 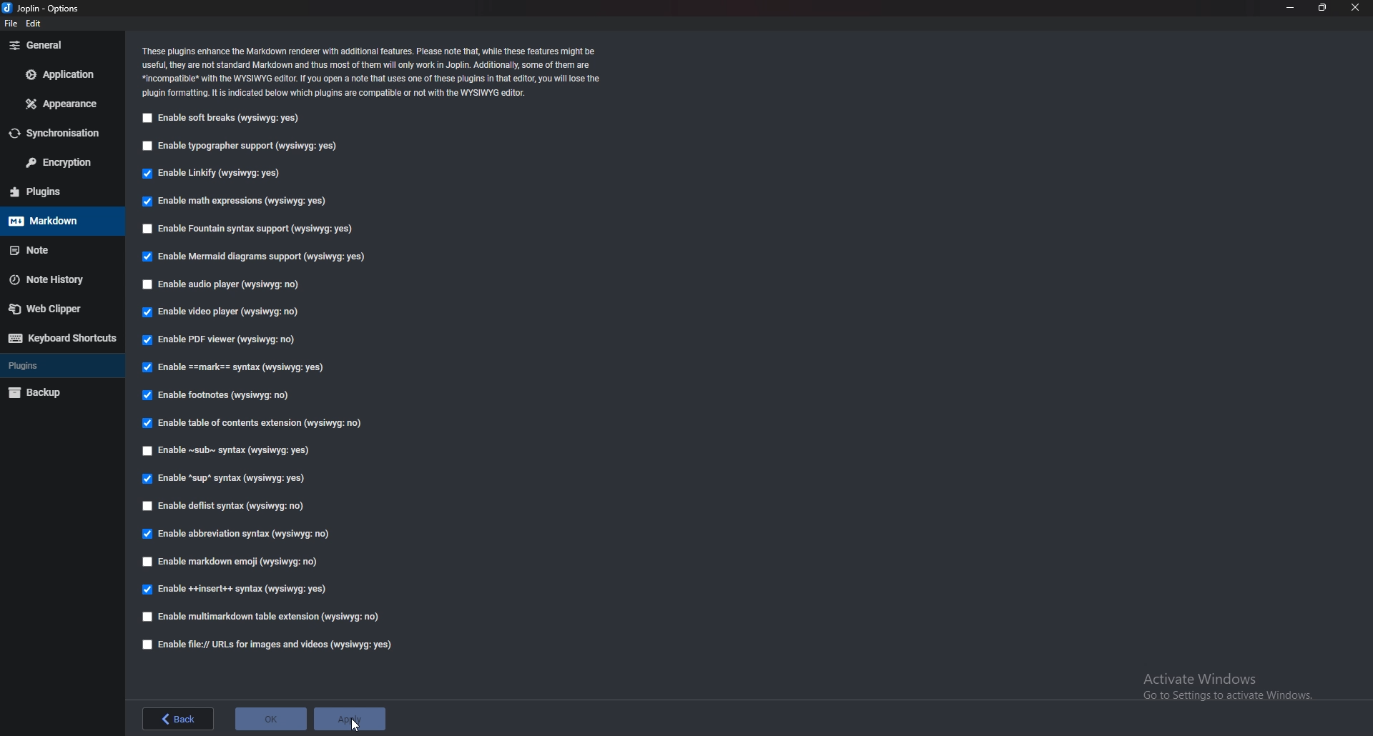 I want to click on Plugins, so click(x=56, y=192).